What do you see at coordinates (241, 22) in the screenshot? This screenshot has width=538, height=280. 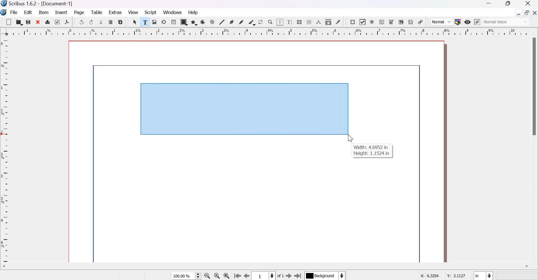 I see `Freehand line` at bounding box center [241, 22].